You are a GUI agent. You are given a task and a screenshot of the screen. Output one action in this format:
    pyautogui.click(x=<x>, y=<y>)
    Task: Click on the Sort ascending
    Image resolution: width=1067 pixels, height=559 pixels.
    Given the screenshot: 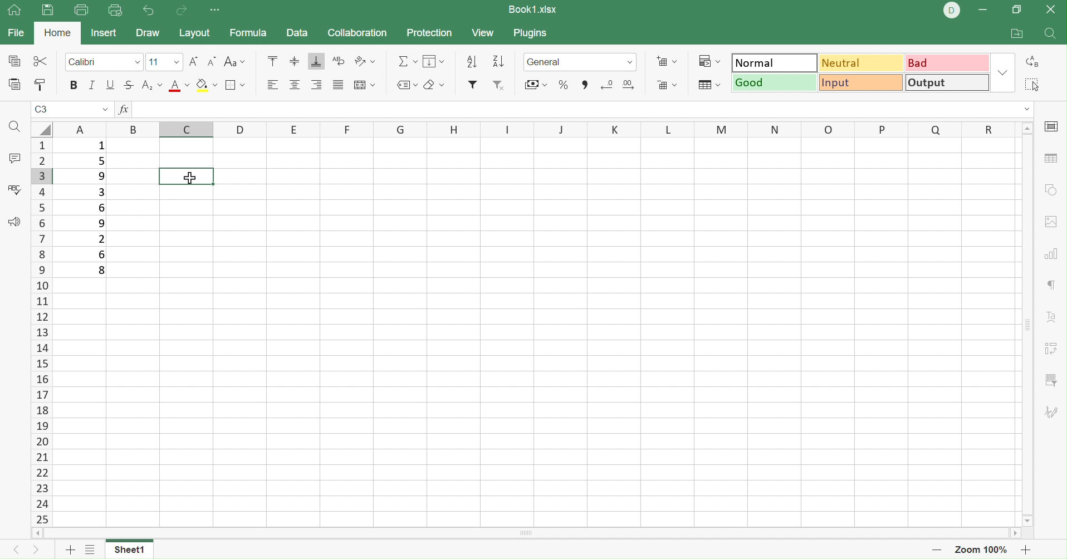 What is the action you would take?
    pyautogui.click(x=499, y=60)
    